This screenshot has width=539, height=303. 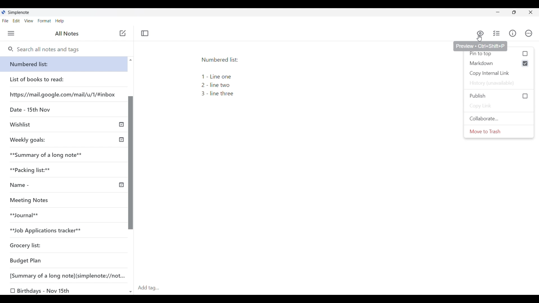 I want to click on enable checkbox, so click(x=525, y=63).